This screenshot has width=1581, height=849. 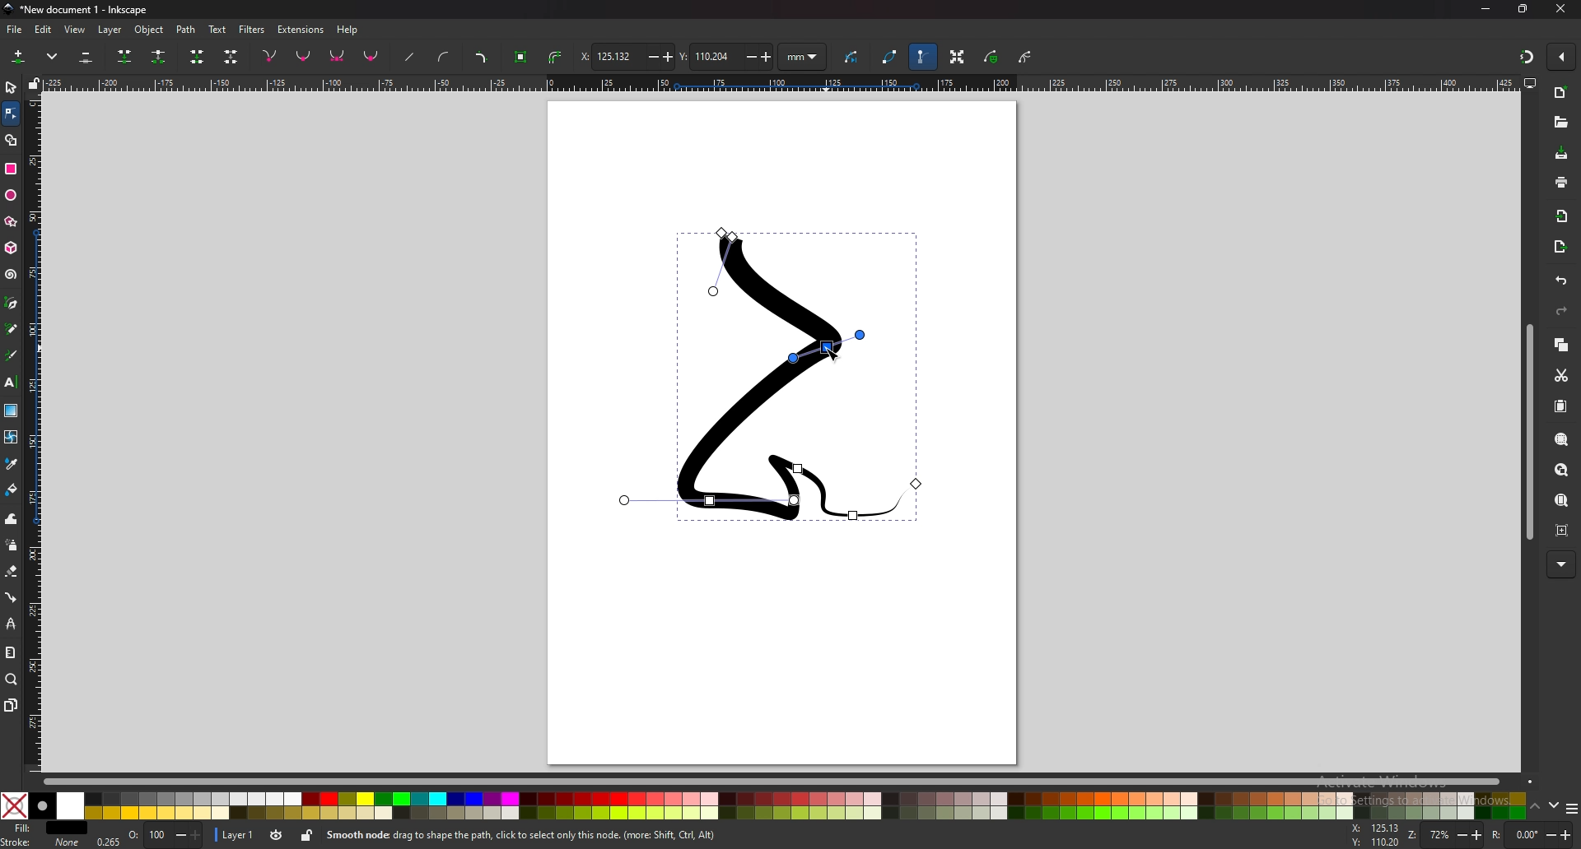 What do you see at coordinates (1532, 834) in the screenshot?
I see `rotation` at bounding box center [1532, 834].